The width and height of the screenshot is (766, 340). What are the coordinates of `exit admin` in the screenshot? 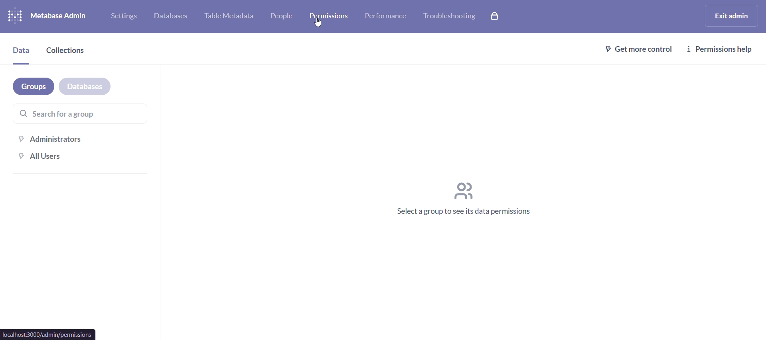 It's located at (731, 15).